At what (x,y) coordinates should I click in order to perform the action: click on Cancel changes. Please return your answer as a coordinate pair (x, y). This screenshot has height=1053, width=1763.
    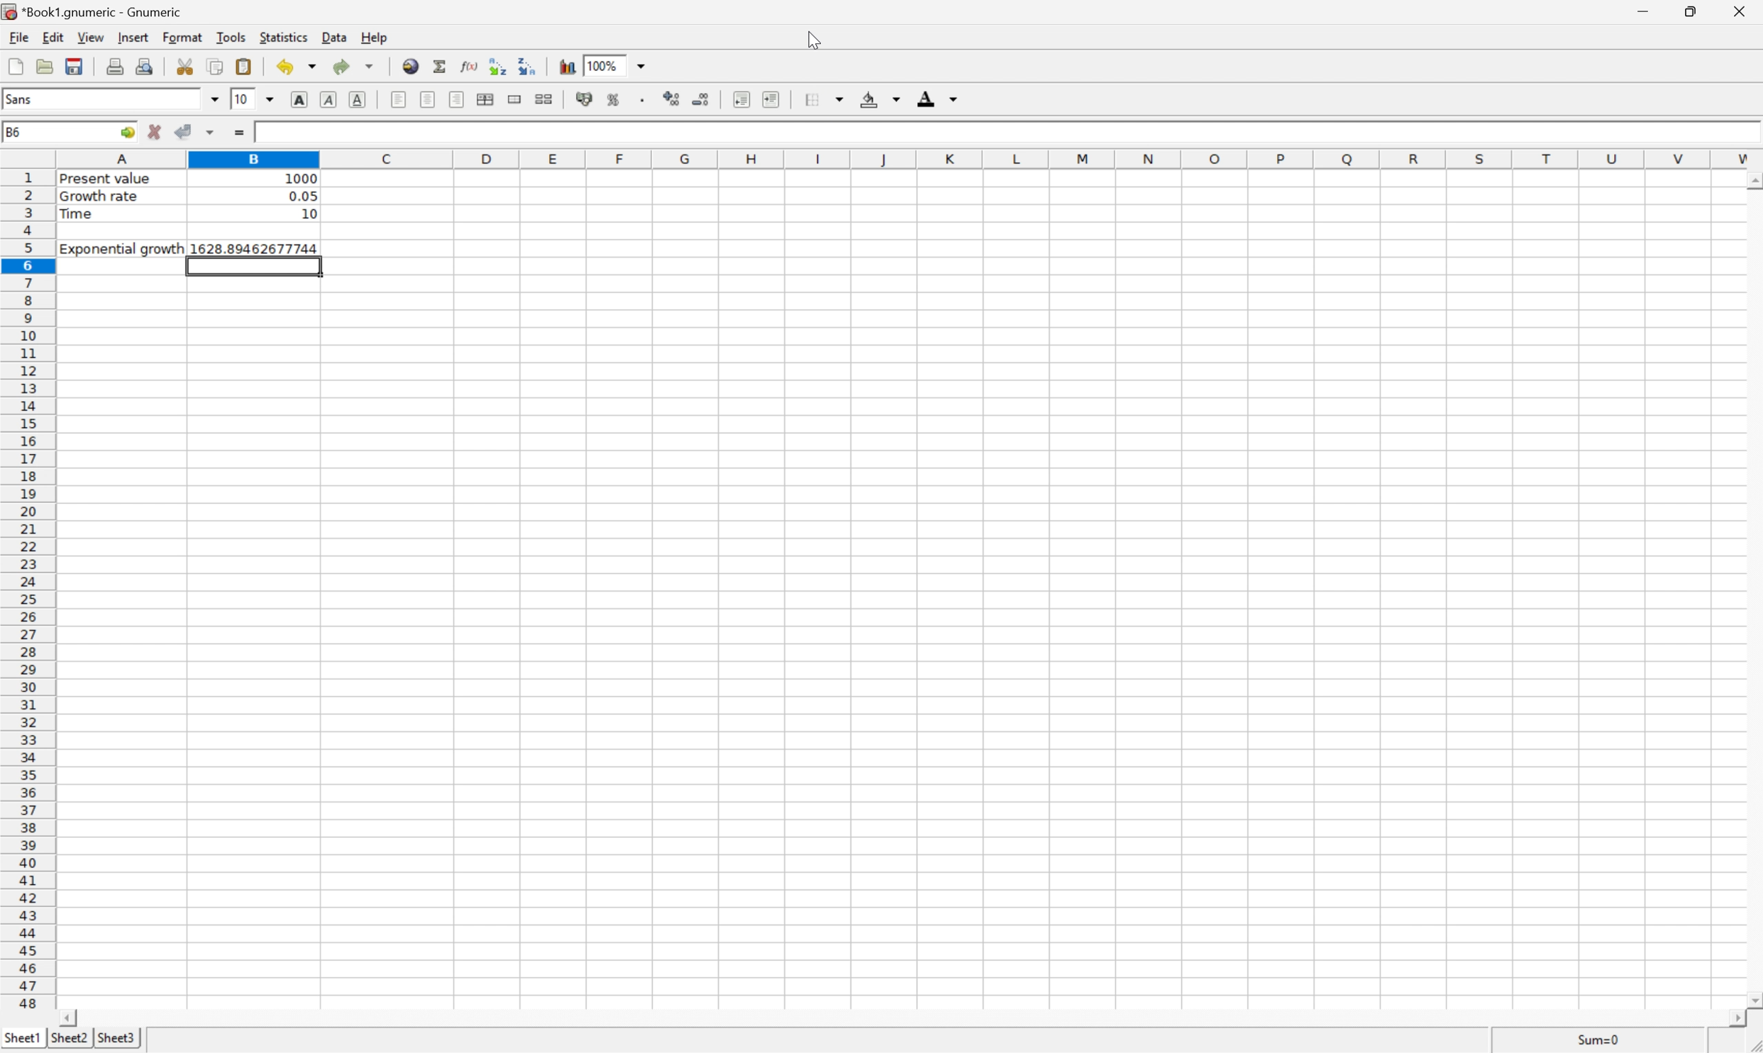
    Looking at the image, I should click on (155, 130).